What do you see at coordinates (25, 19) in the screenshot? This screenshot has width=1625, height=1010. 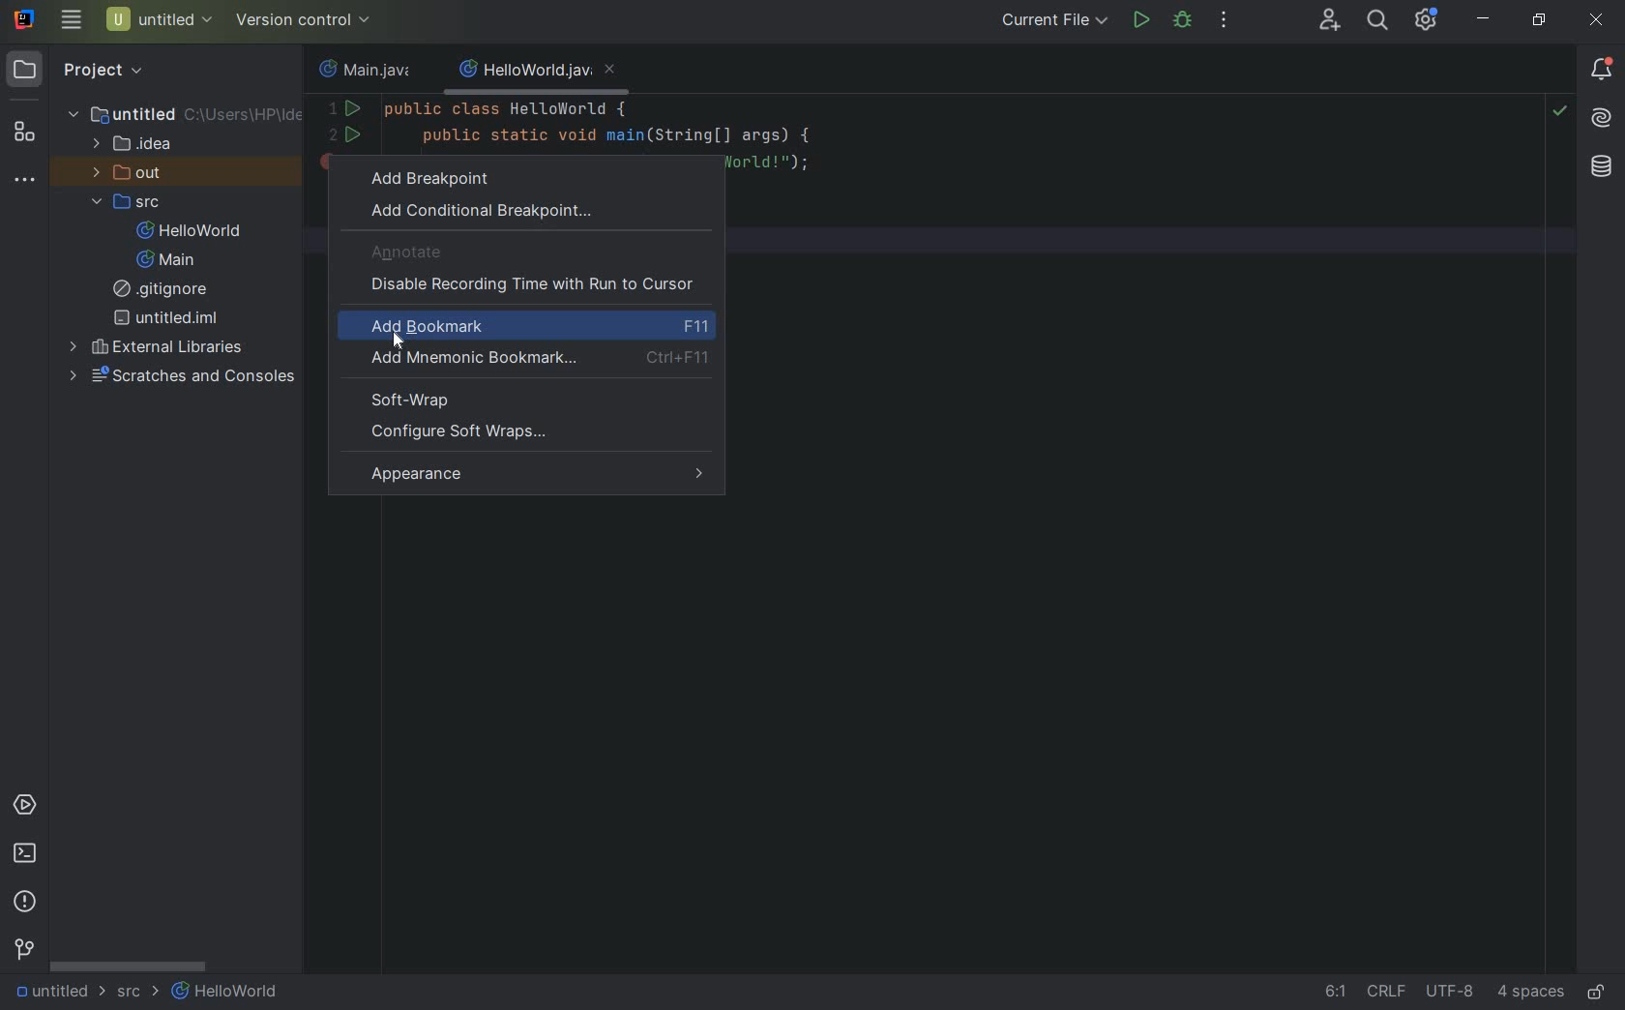 I see `system name` at bounding box center [25, 19].